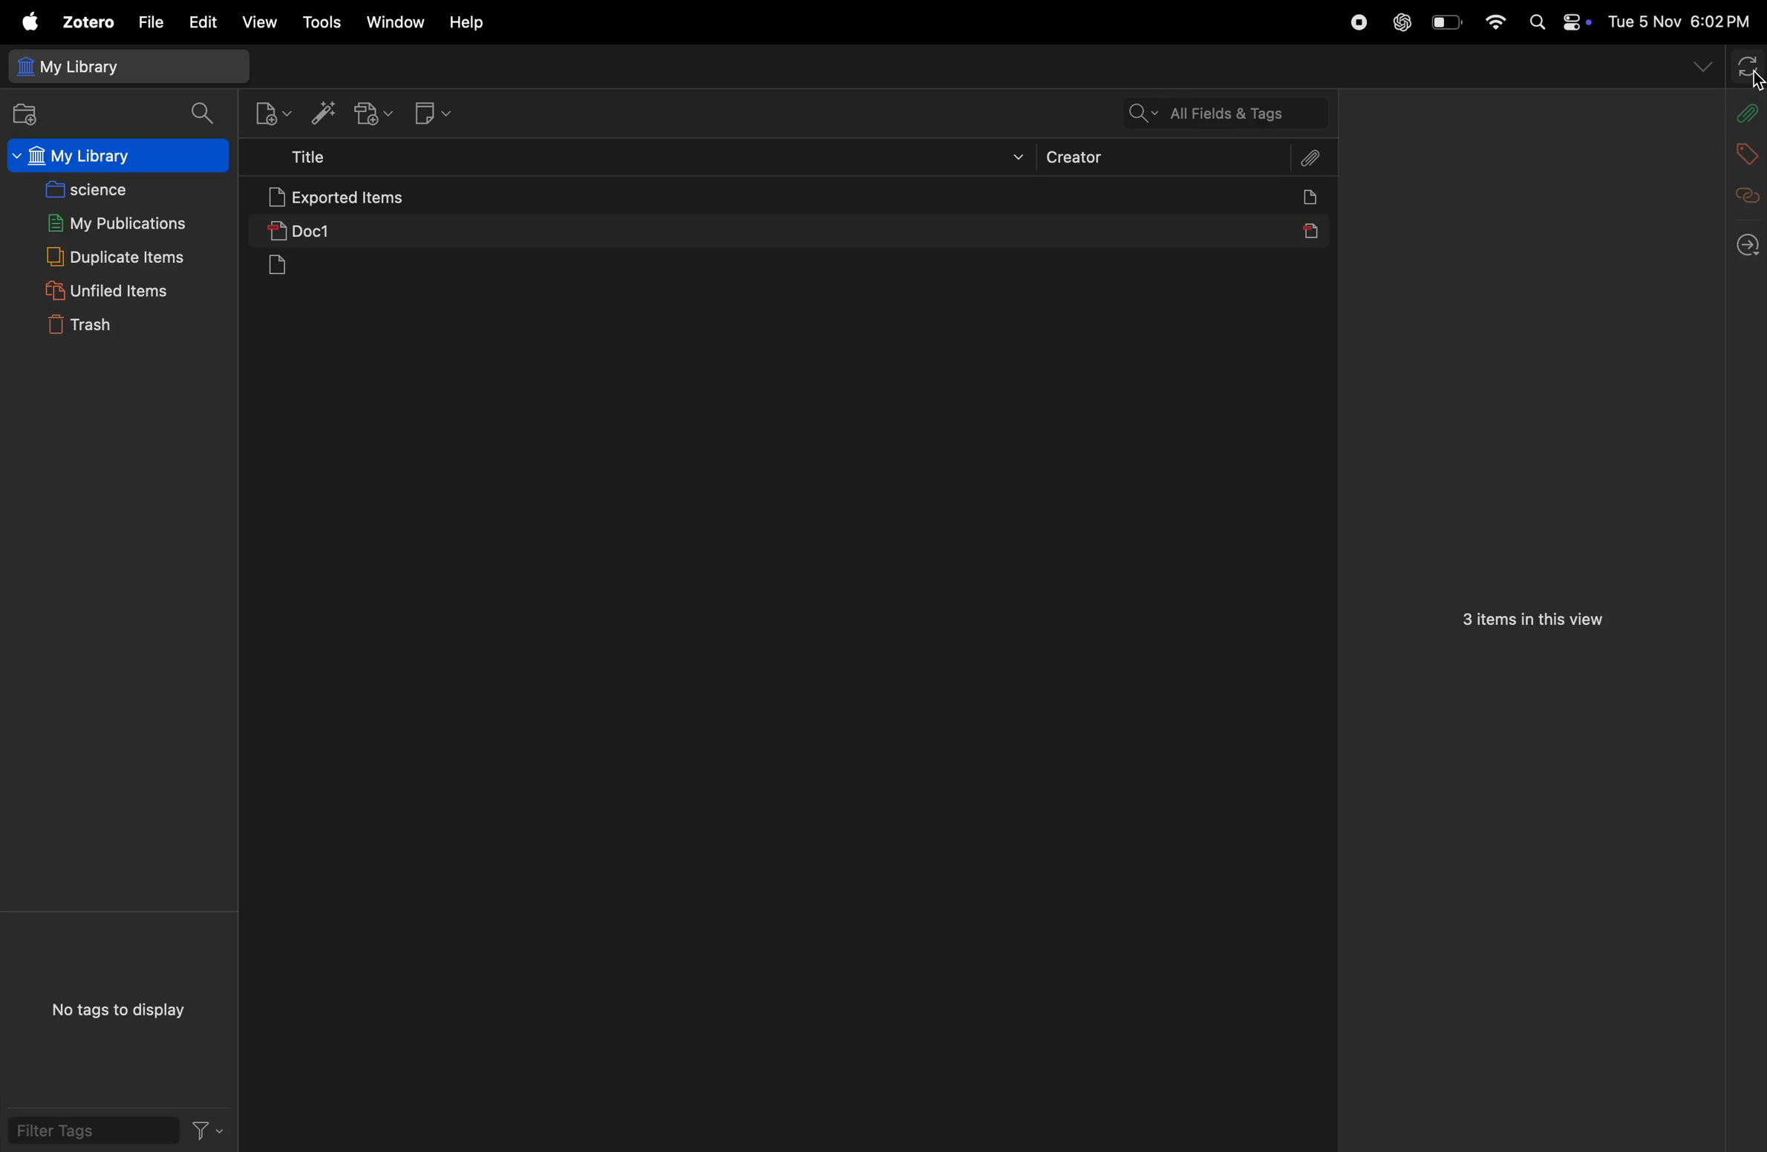 Image resolution: width=1767 pixels, height=1152 pixels. What do you see at coordinates (1311, 228) in the screenshot?
I see `pdf` at bounding box center [1311, 228].